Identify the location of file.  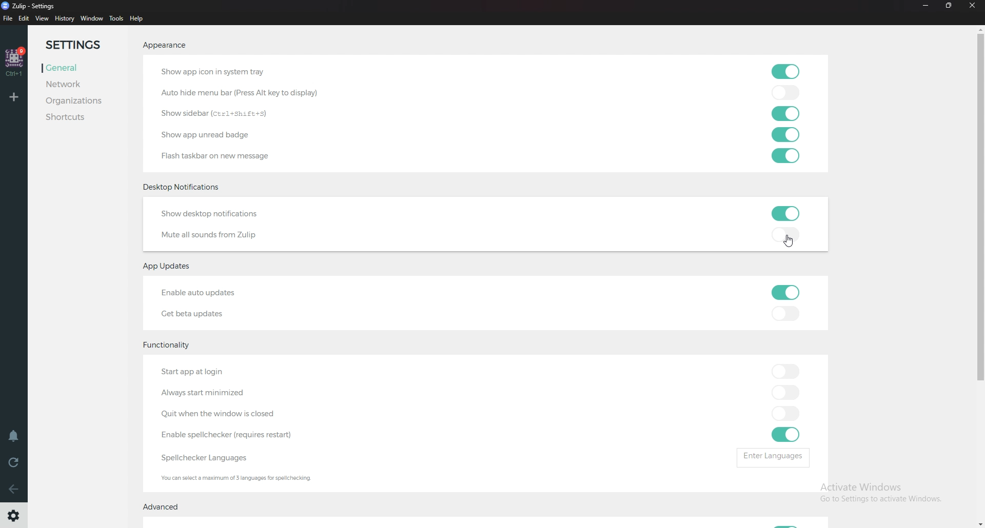
(7, 18).